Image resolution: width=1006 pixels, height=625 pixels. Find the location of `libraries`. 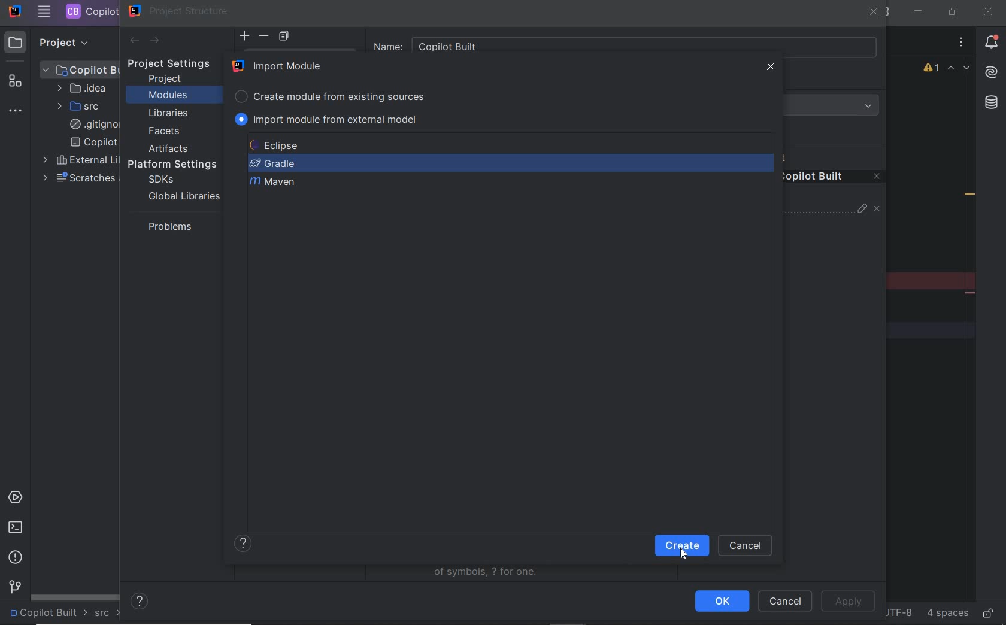

libraries is located at coordinates (169, 114).